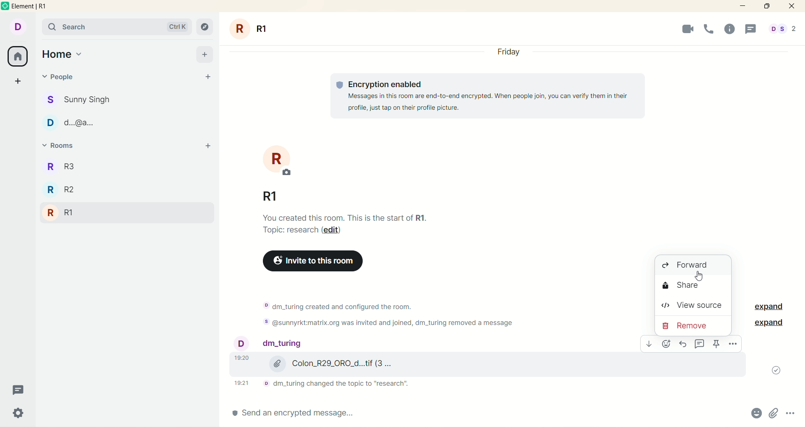  What do you see at coordinates (401, 313) in the screenshot?
I see `text` at bounding box center [401, 313].